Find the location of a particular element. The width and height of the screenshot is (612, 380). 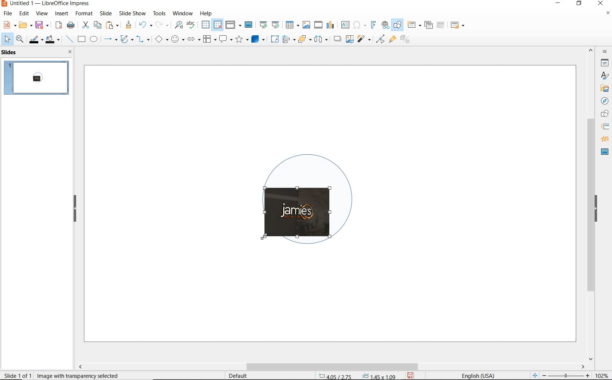

arrange is located at coordinates (303, 39).